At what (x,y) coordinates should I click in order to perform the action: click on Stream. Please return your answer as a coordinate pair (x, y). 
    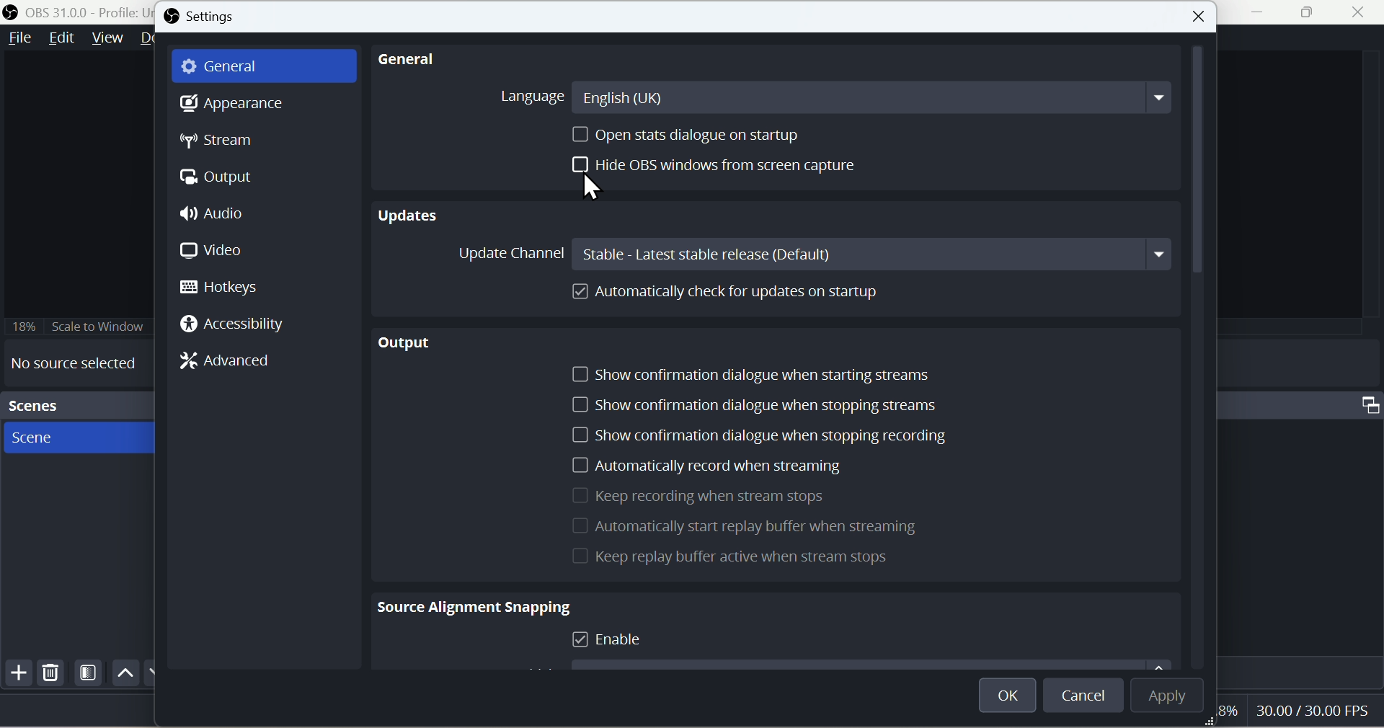
    Looking at the image, I should click on (219, 143).